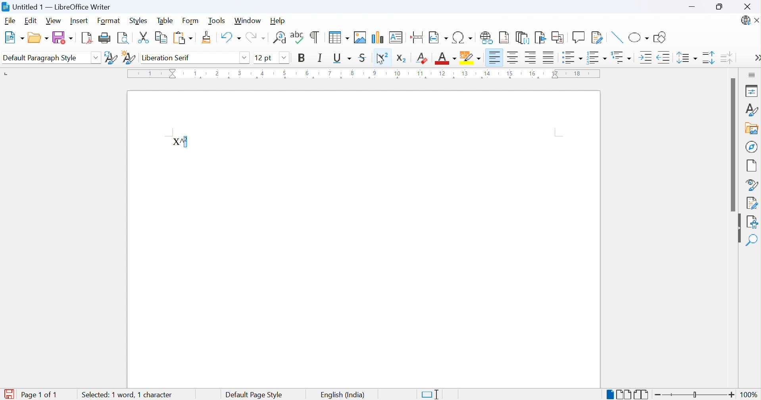 This screenshot has height=400, width=761. Describe the element at coordinates (192, 20) in the screenshot. I see `Form` at that location.